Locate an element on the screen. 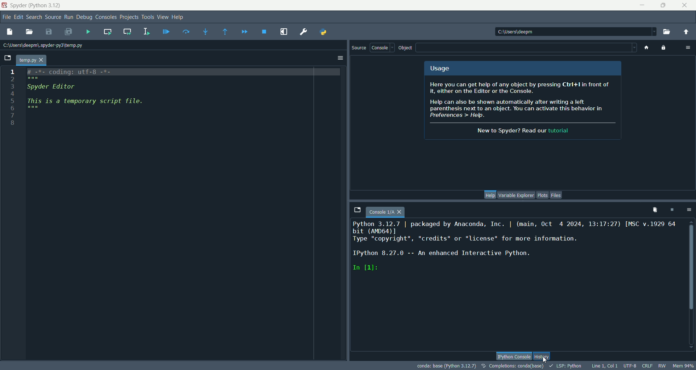  spyder info is located at coordinates (523, 107).